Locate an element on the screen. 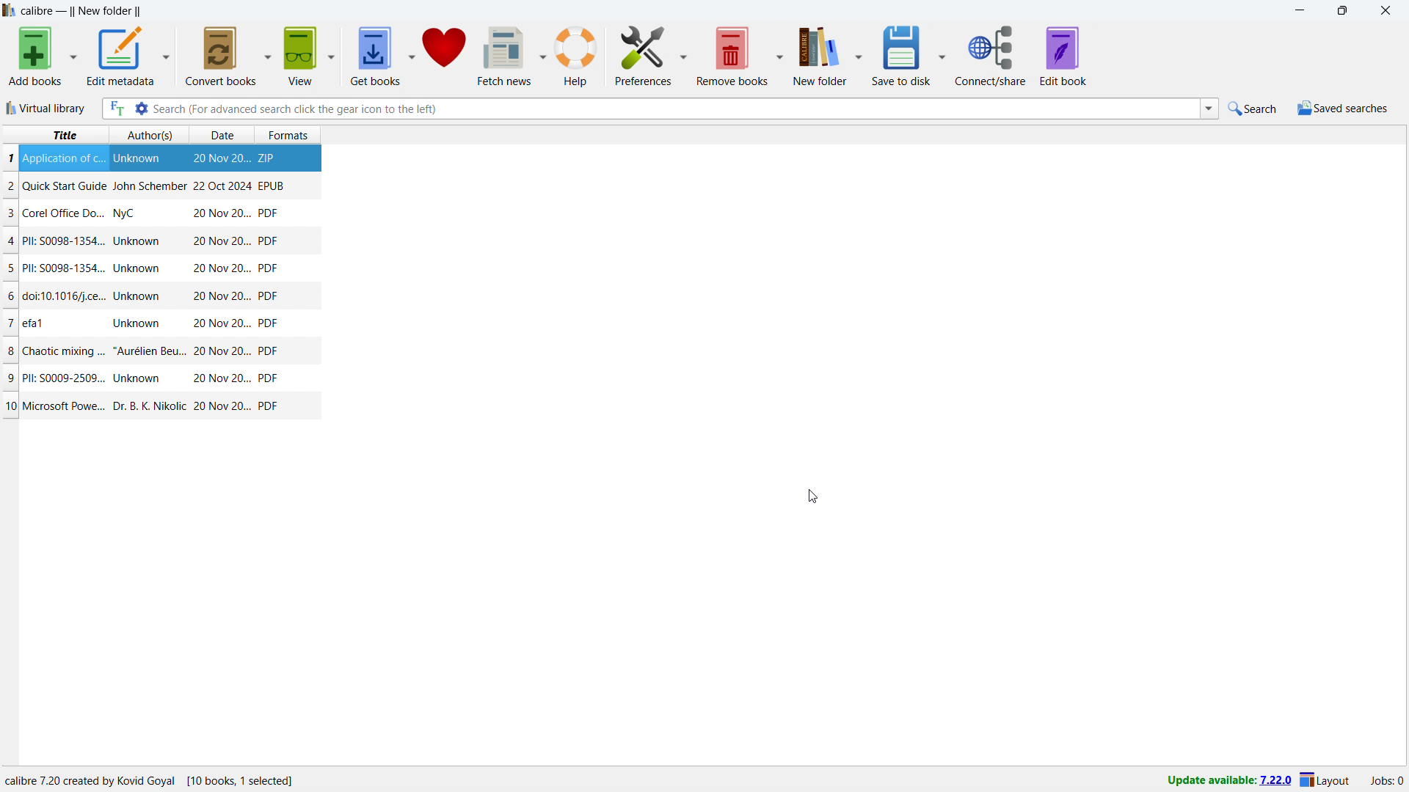 The width and height of the screenshot is (1409, 792). PDF is located at coordinates (269, 406).